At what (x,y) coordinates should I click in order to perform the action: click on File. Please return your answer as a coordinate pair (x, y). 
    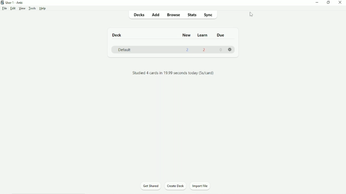
    Looking at the image, I should click on (4, 9).